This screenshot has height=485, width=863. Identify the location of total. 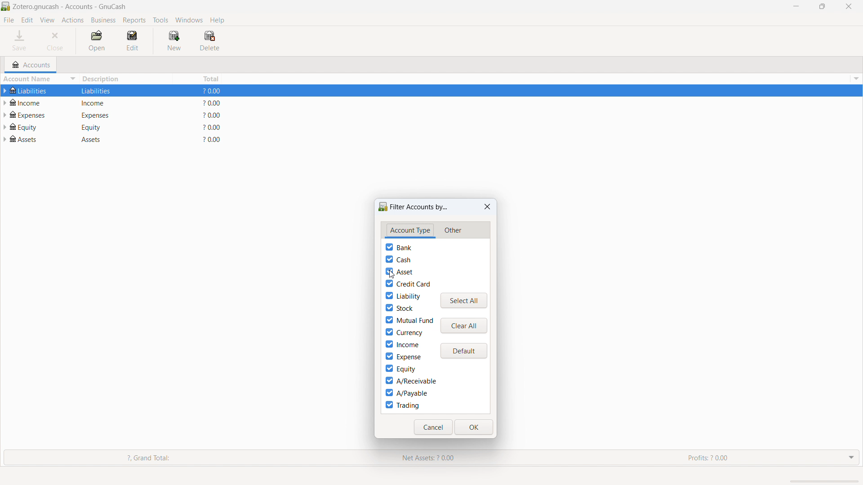
(199, 78).